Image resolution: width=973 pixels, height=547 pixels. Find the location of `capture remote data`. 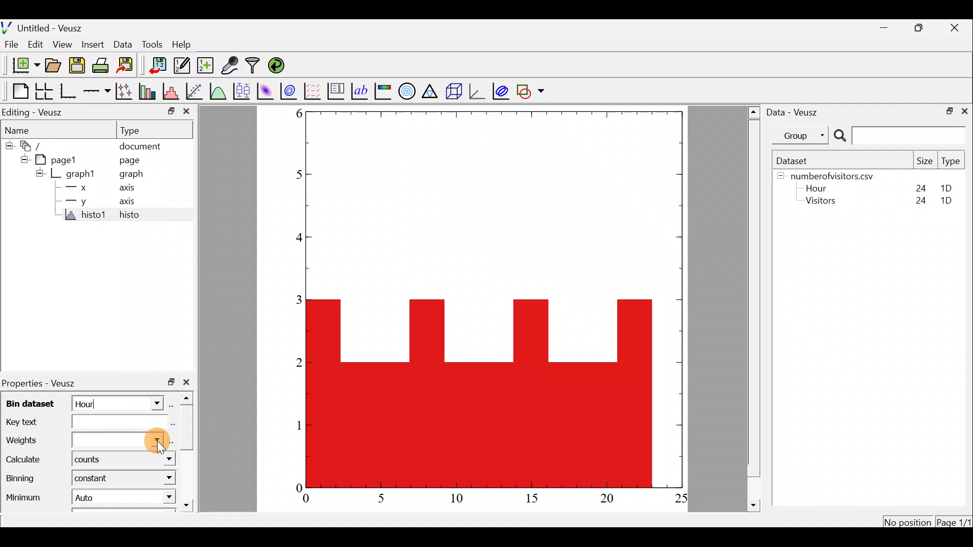

capture remote data is located at coordinates (229, 65).